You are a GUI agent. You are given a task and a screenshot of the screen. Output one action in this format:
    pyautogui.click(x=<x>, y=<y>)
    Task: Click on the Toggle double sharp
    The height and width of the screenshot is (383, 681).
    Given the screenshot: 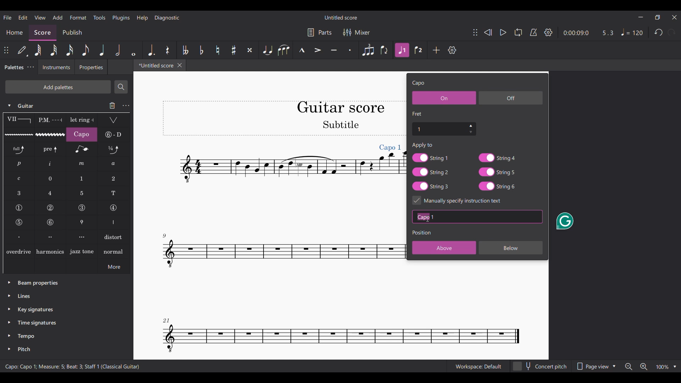 What is the action you would take?
    pyautogui.click(x=250, y=50)
    